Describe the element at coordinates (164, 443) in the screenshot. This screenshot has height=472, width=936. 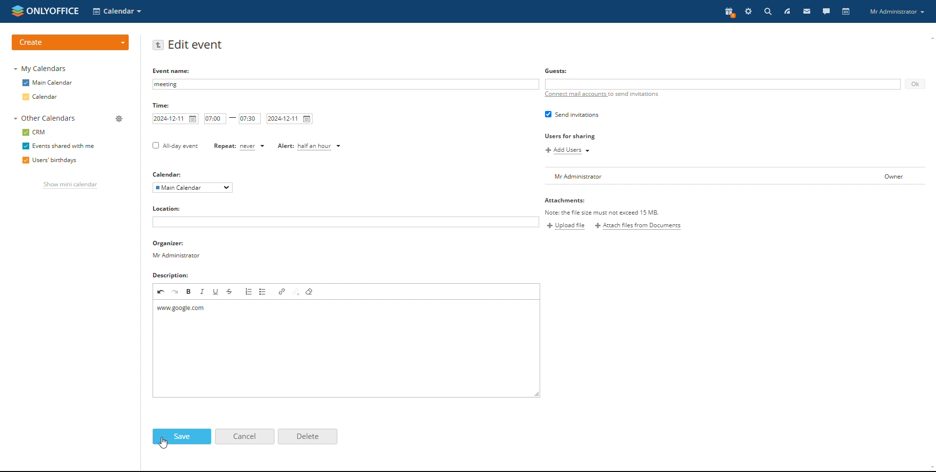
I see `cursor` at that location.